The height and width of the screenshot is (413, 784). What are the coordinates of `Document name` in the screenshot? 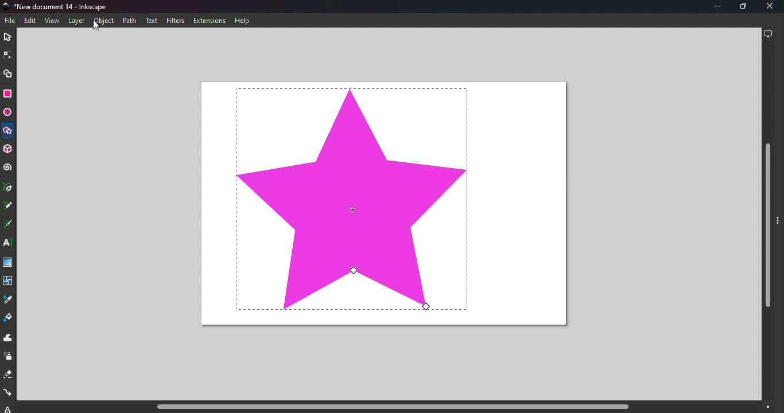 It's located at (60, 6).